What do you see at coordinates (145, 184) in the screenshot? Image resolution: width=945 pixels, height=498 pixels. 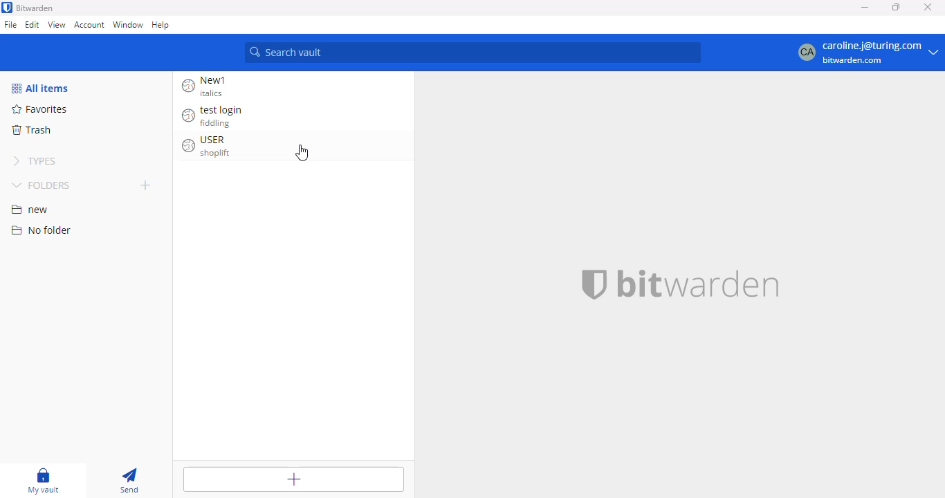 I see `new folder` at bounding box center [145, 184].